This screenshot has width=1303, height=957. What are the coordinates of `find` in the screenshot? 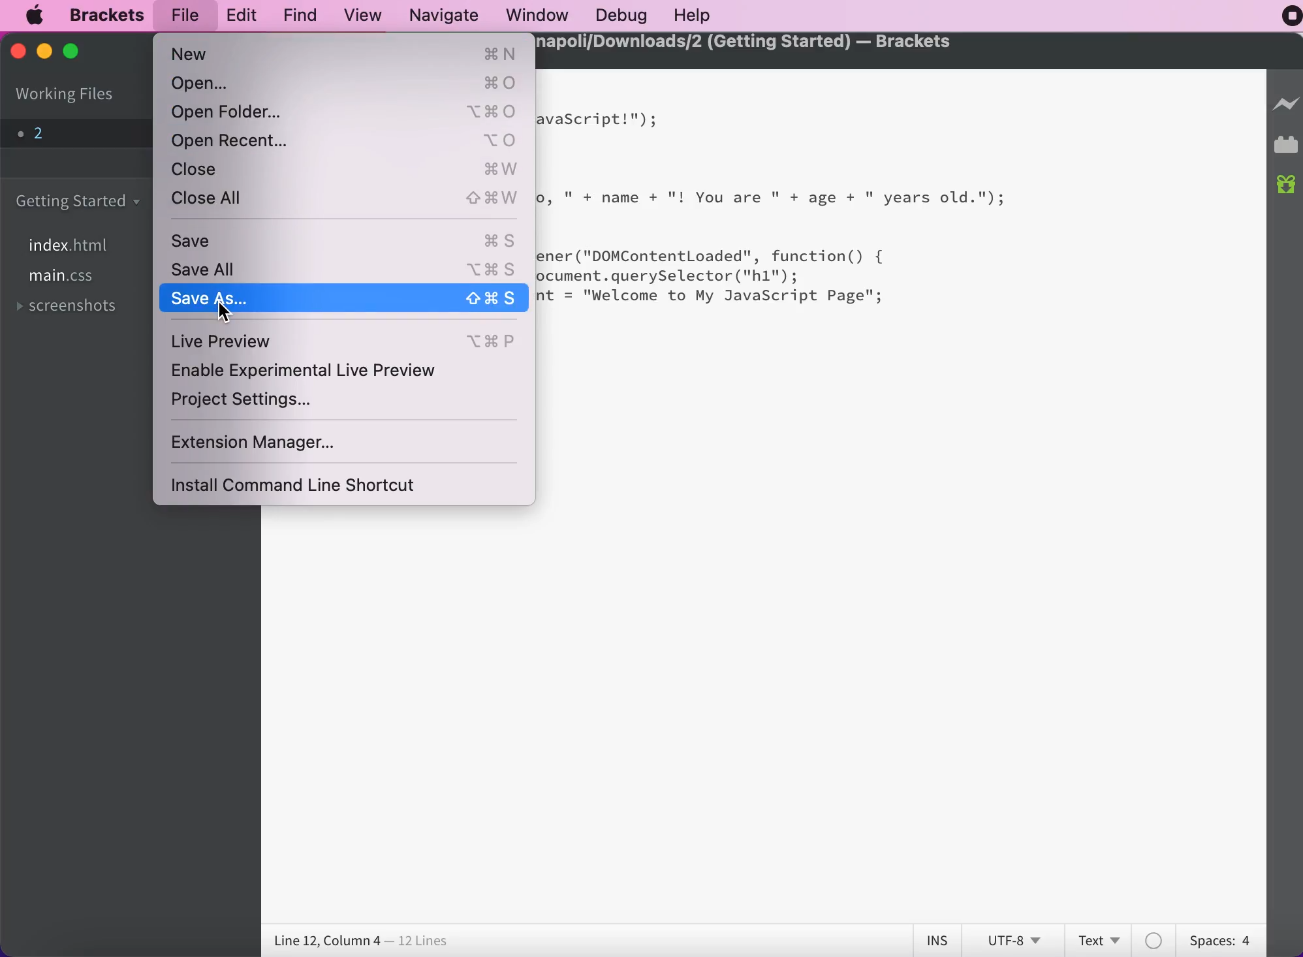 It's located at (296, 15).